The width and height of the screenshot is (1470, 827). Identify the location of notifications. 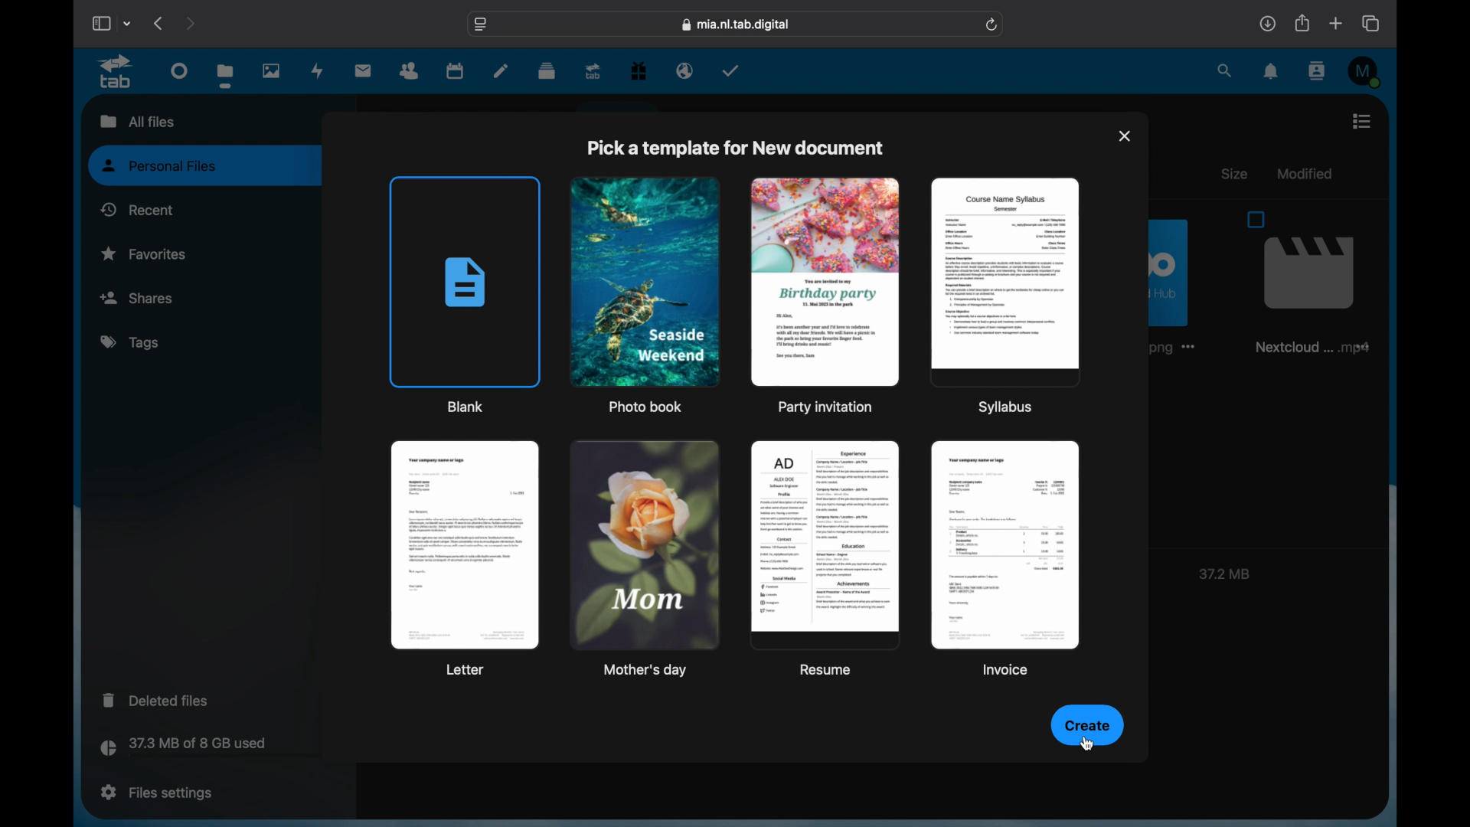
(1272, 72).